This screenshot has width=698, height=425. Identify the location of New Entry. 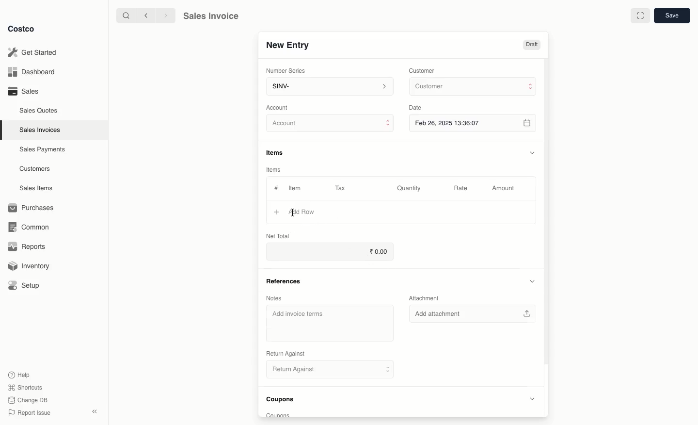
(287, 45).